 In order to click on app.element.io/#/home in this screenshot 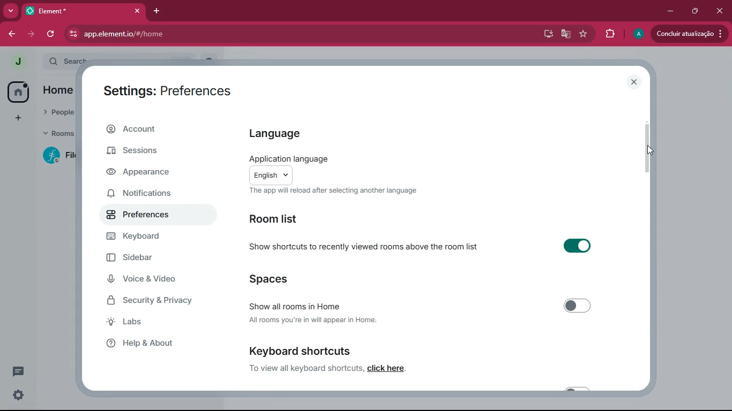, I will do `click(170, 34)`.